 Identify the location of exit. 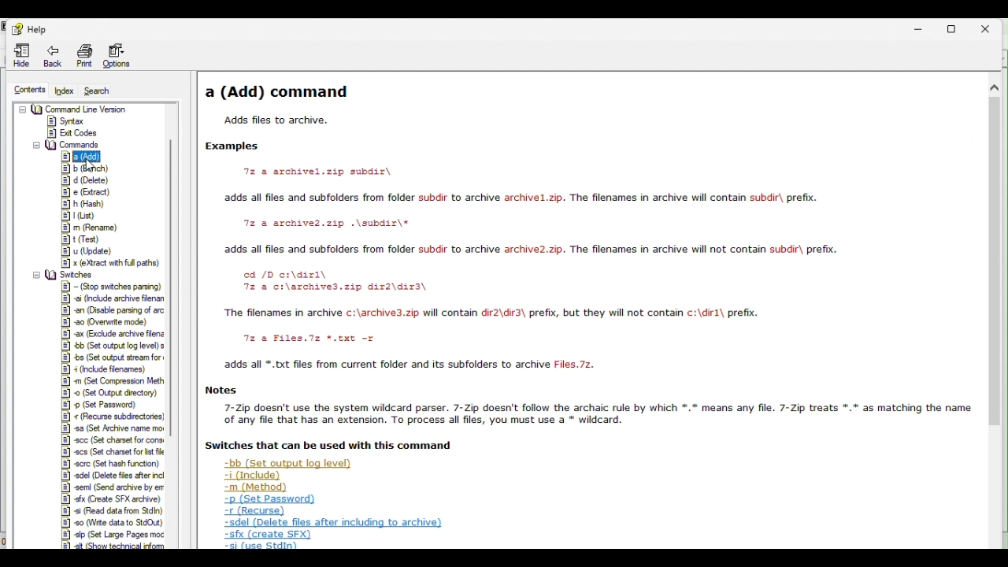
(72, 132).